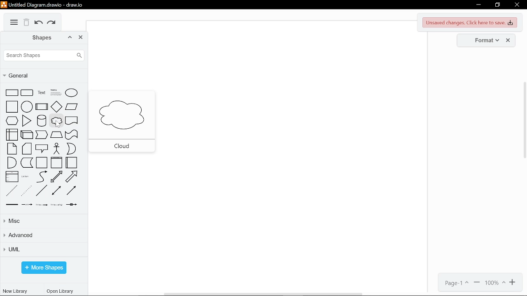 This screenshot has width=527, height=296. What do you see at coordinates (71, 149) in the screenshot?
I see `or` at bounding box center [71, 149].